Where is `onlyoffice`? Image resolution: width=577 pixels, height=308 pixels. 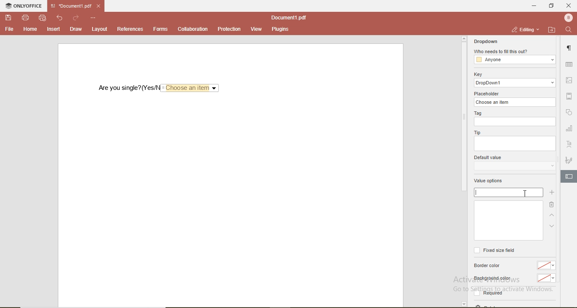 onlyoffice is located at coordinates (24, 5).